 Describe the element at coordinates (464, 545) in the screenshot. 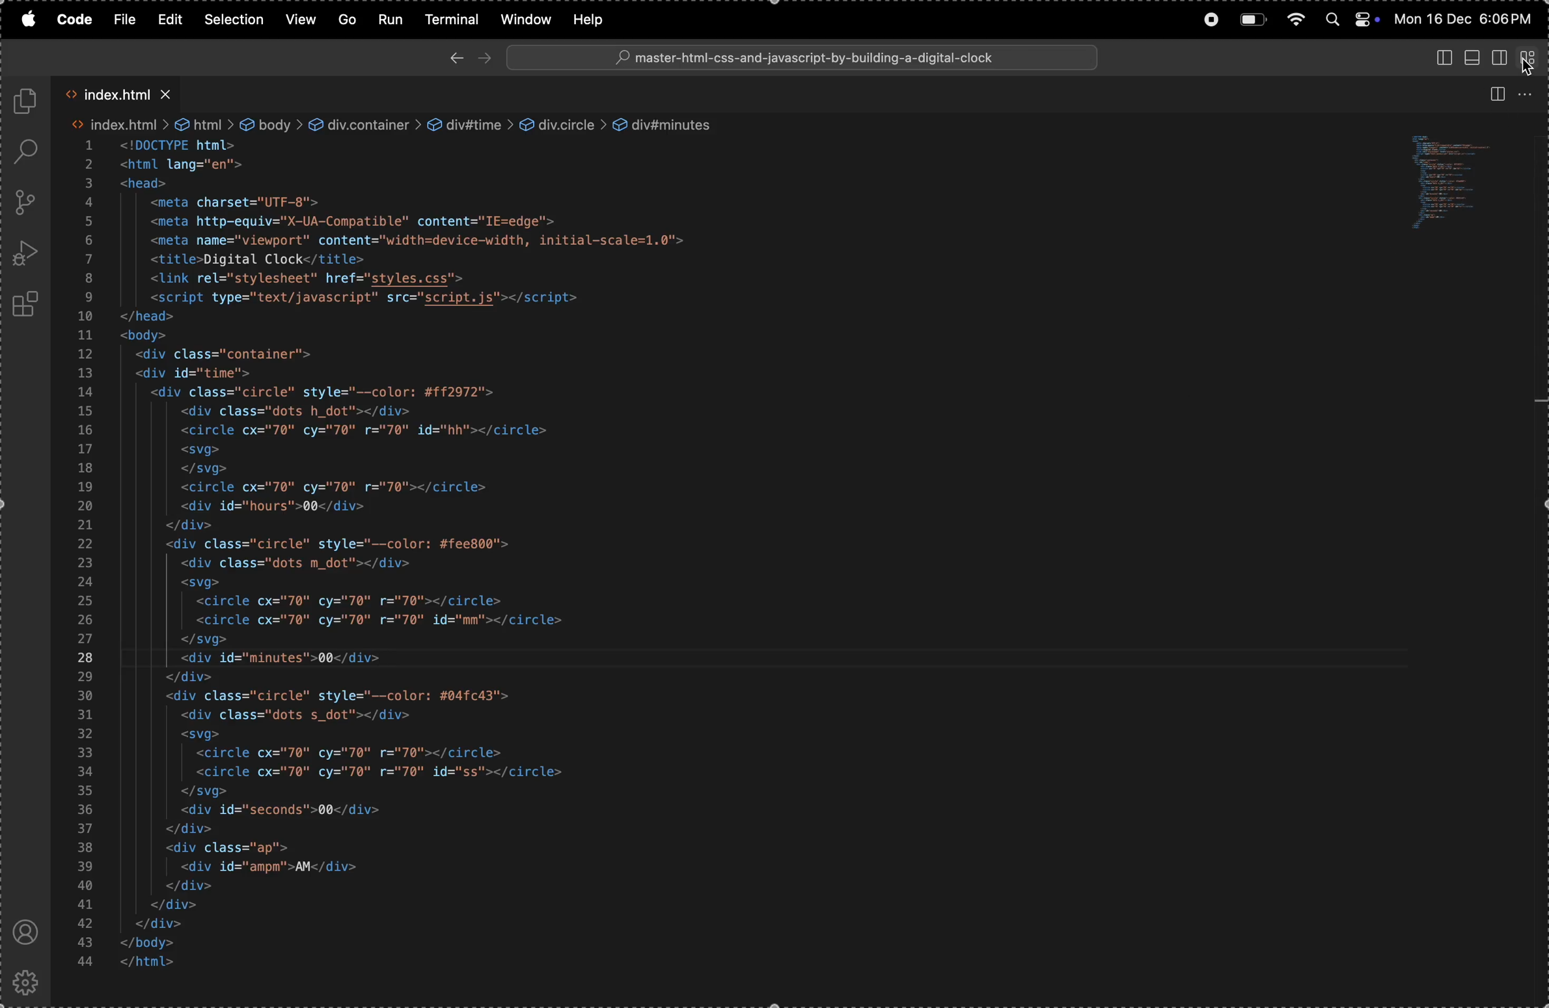

I see `code block for web page using html` at that location.